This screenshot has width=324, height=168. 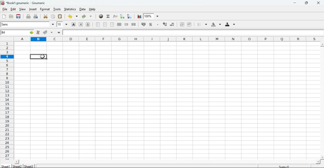 What do you see at coordinates (70, 16) in the screenshot?
I see `Undo` at bounding box center [70, 16].